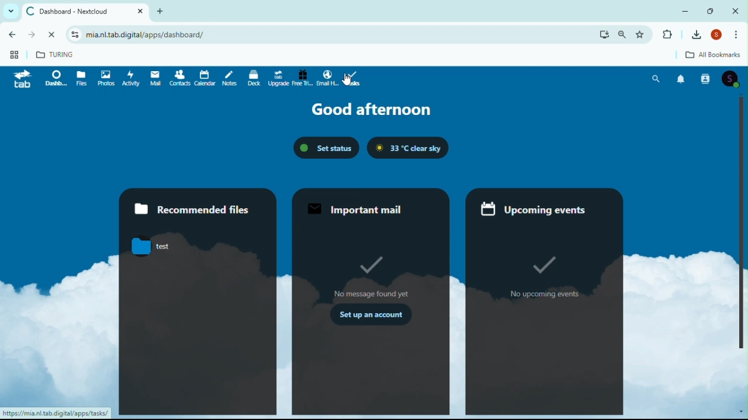  Describe the element at coordinates (11, 11) in the screenshot. I see `List all tabs` at that location.